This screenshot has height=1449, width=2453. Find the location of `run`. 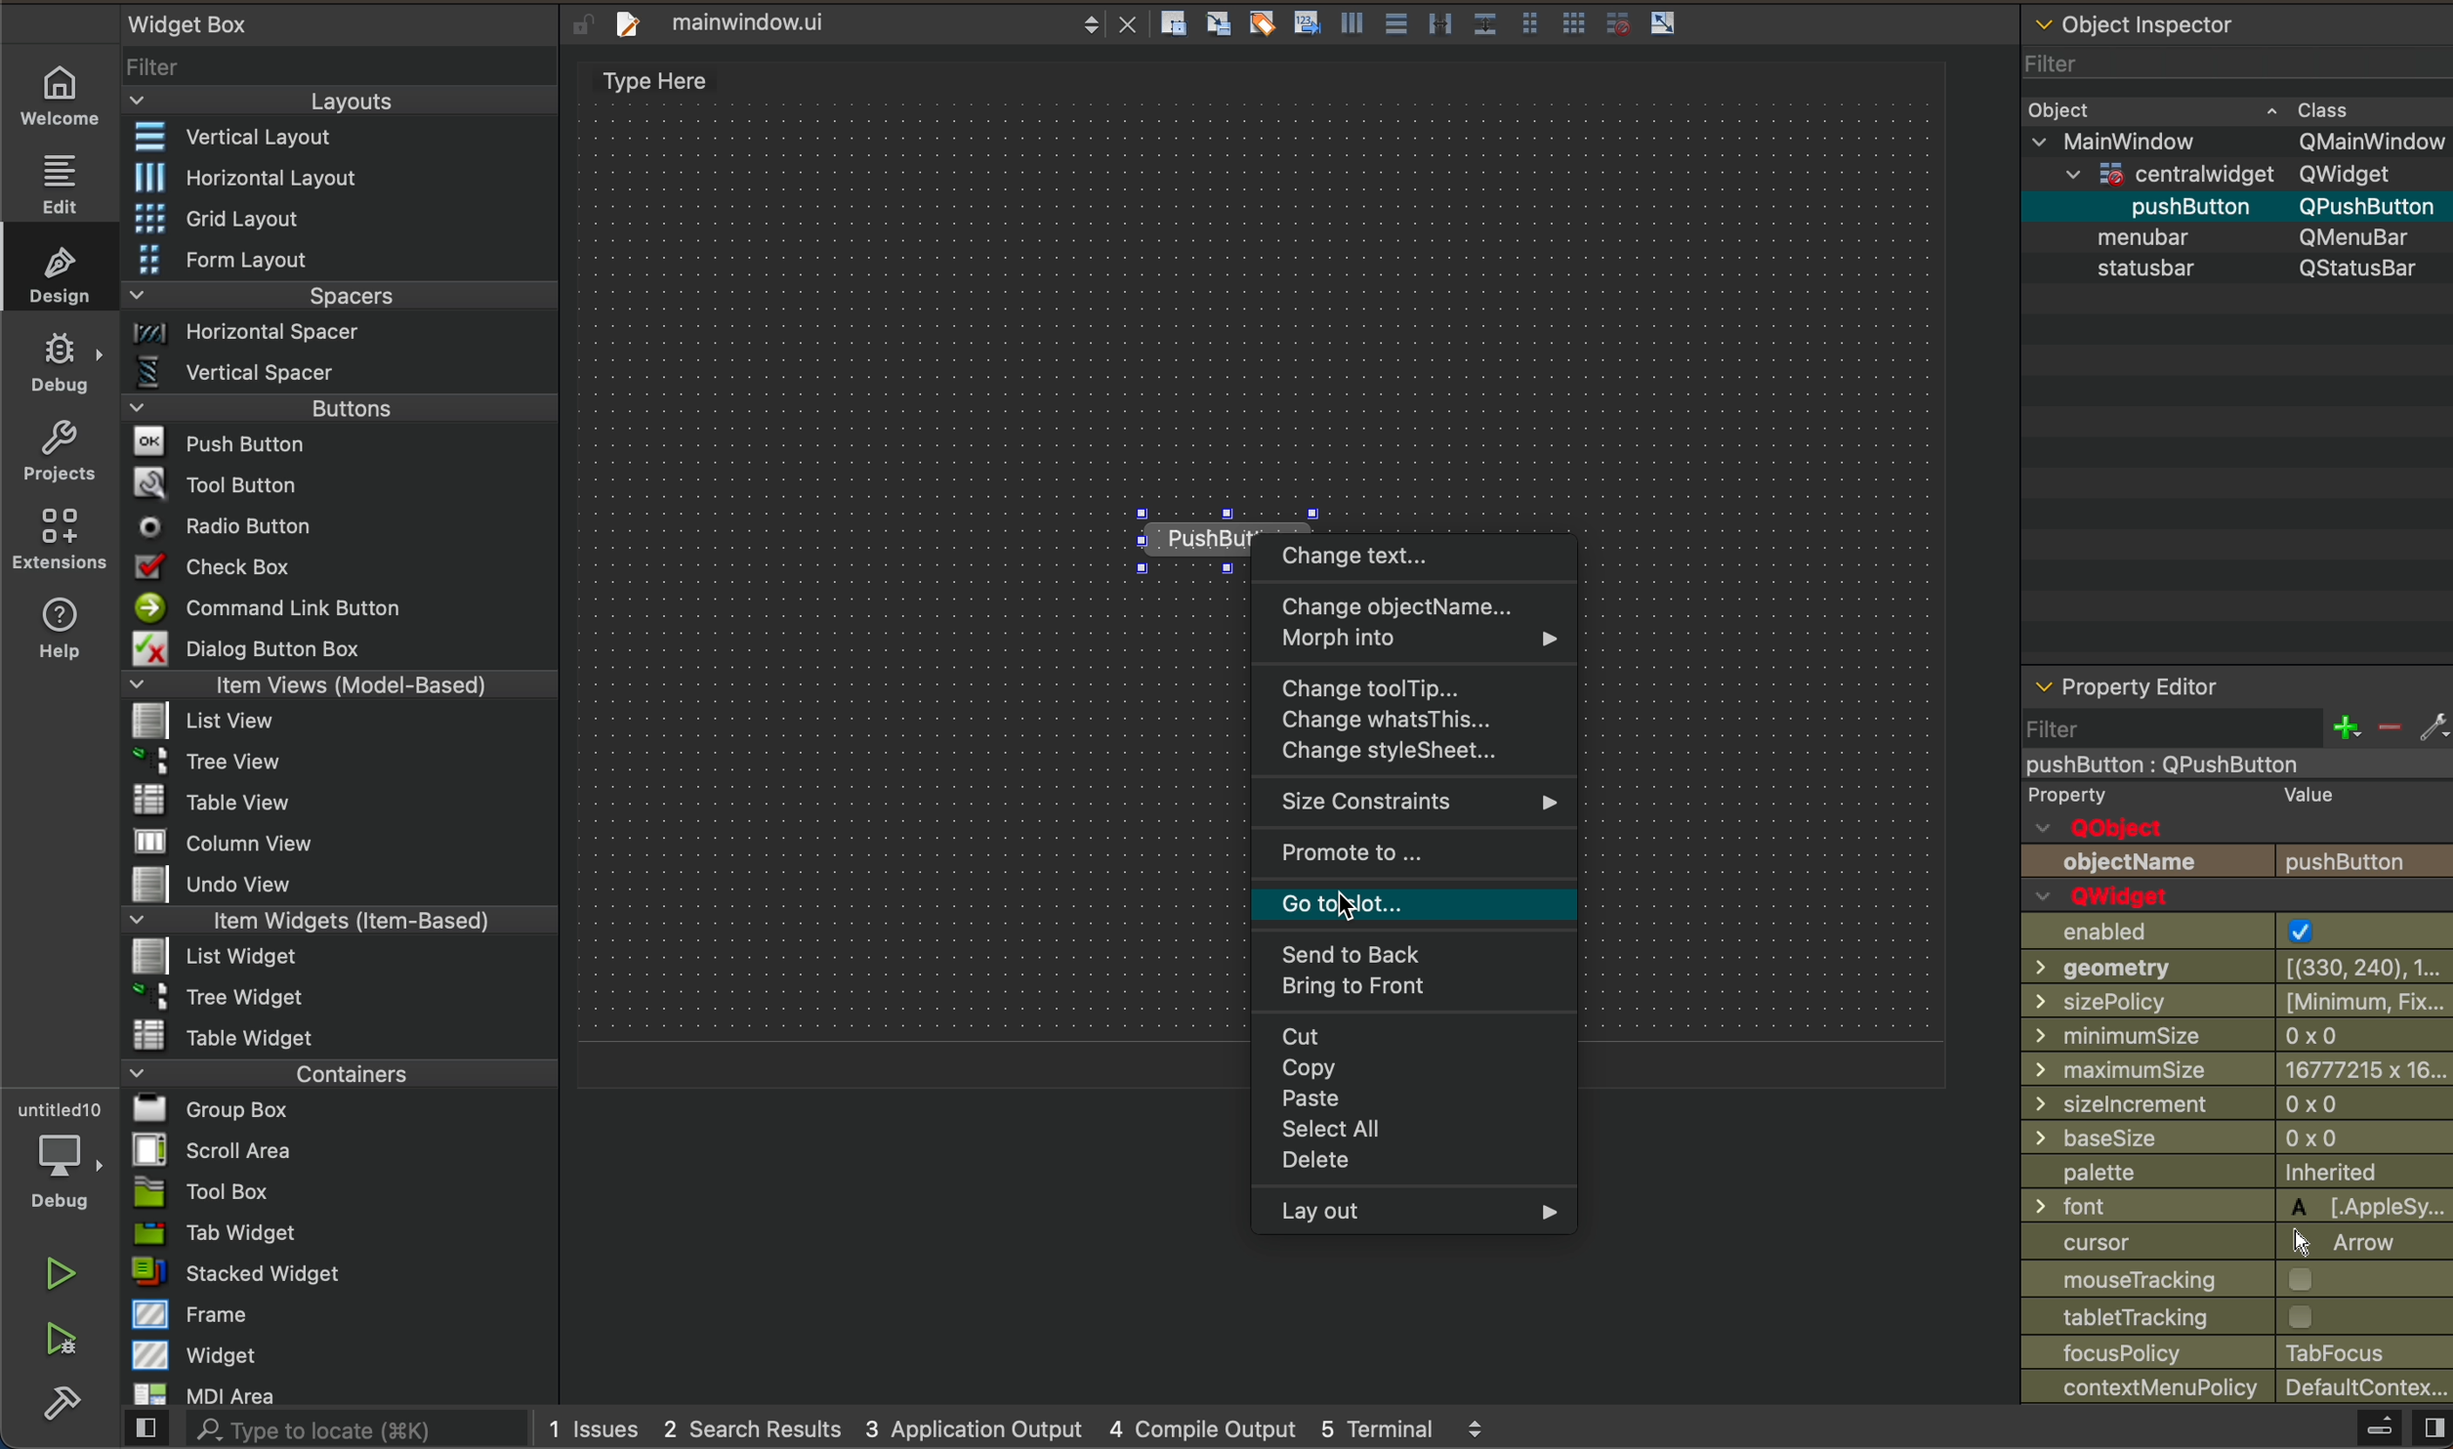

run is located at coordinates (58, 1276).